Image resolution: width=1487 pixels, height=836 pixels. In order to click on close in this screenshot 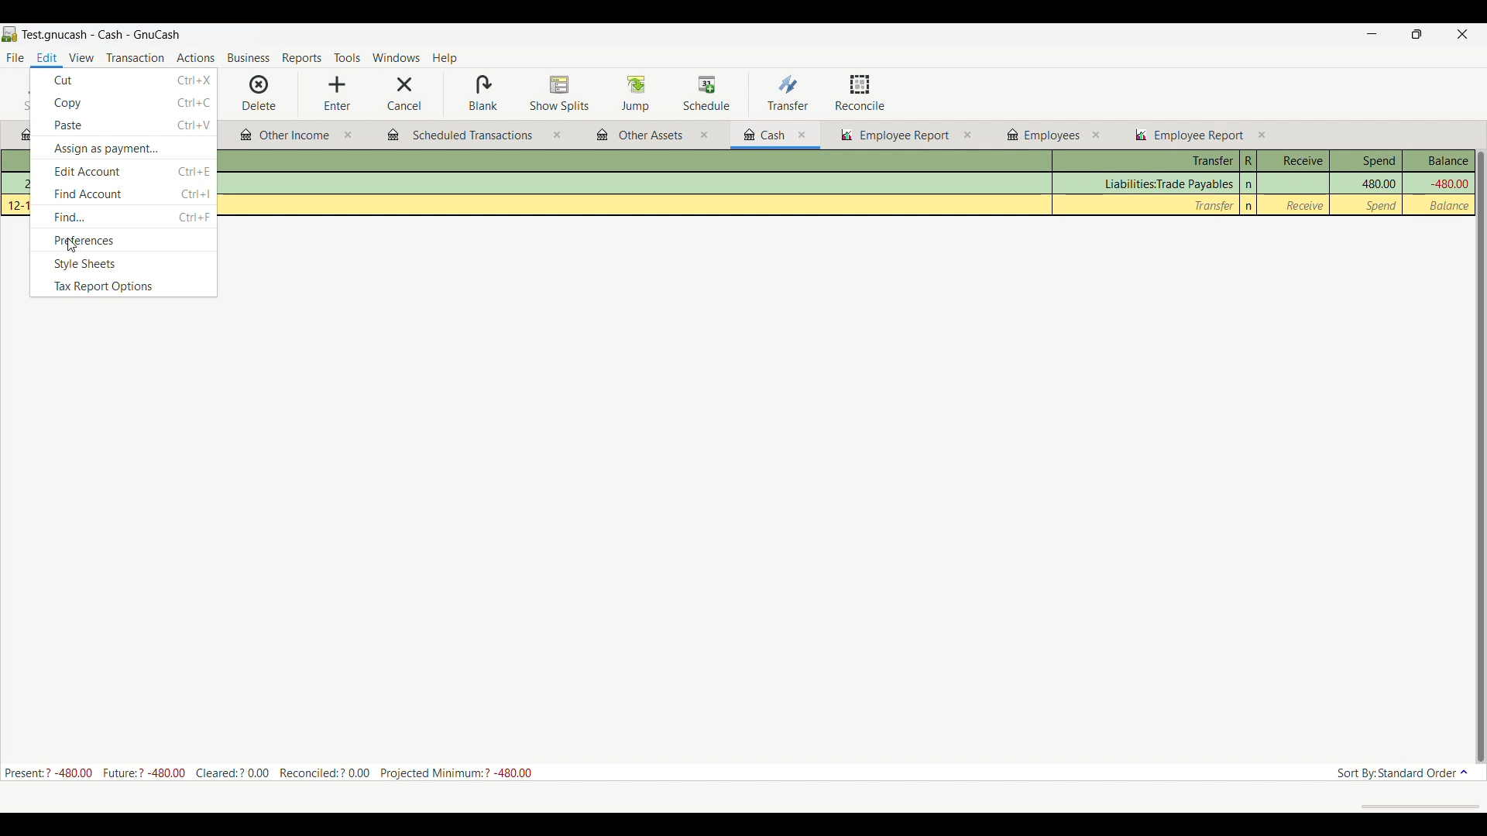, I will do `click(556, 132)`.